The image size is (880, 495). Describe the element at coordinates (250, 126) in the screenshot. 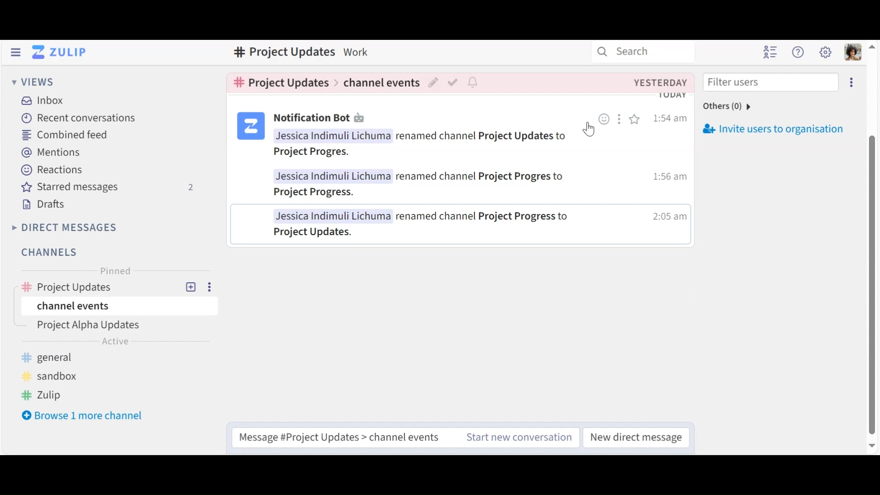

I see `user card` at that location.